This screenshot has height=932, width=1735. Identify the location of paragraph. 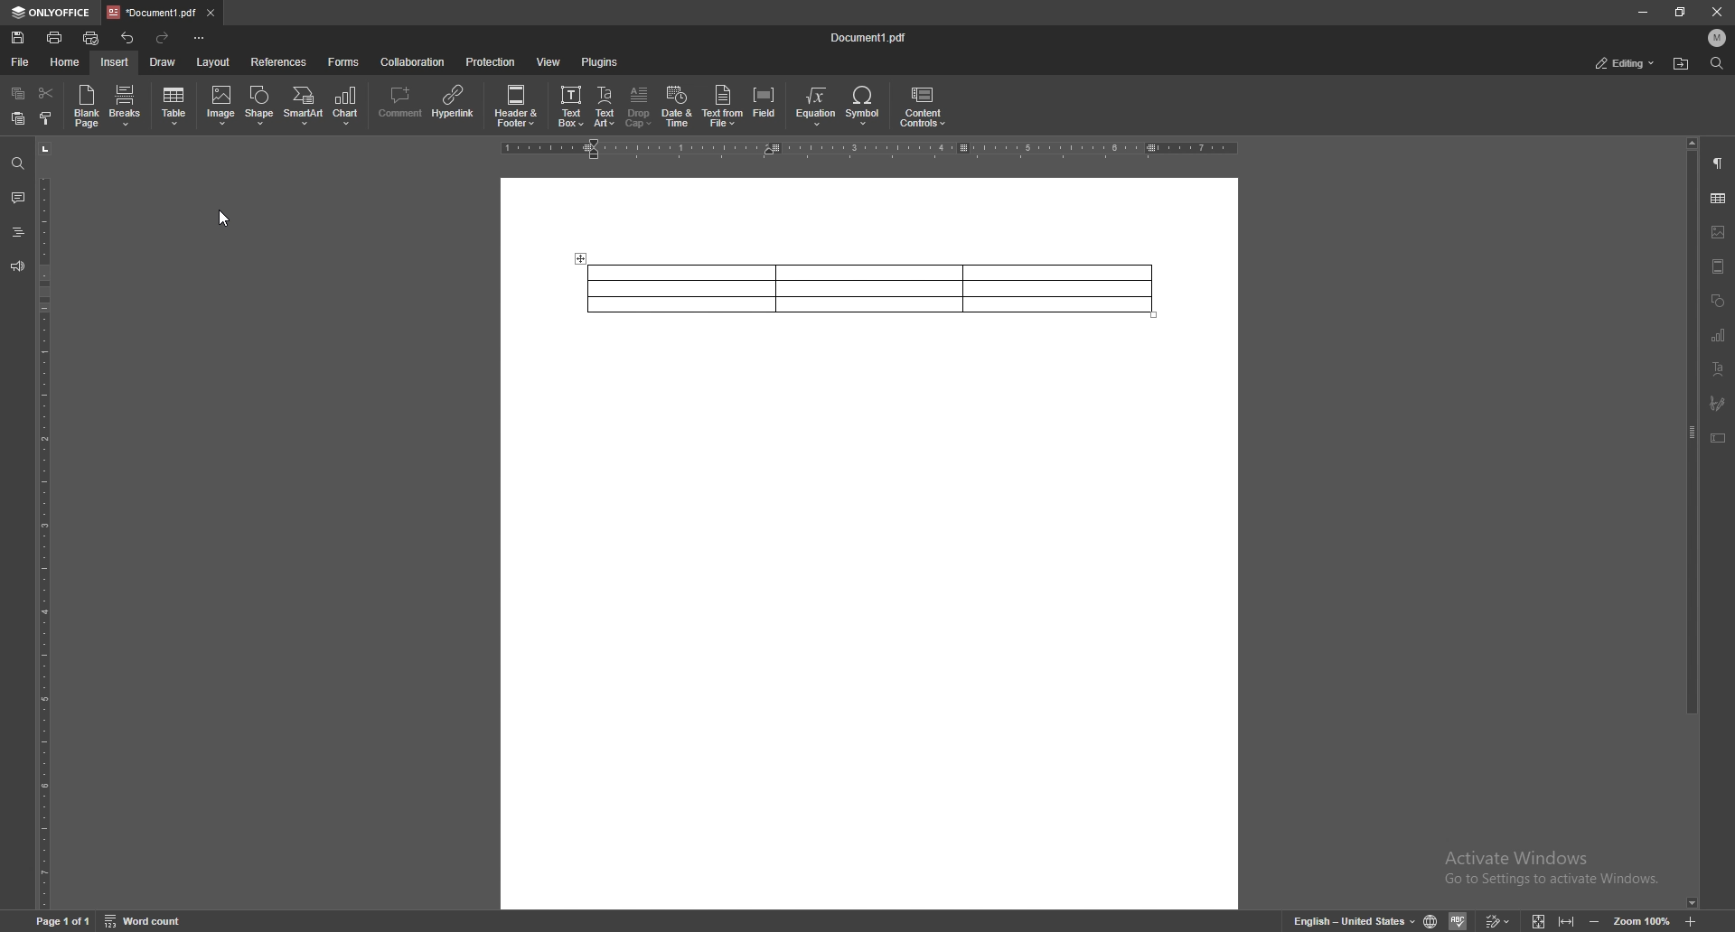
(1720, 162).